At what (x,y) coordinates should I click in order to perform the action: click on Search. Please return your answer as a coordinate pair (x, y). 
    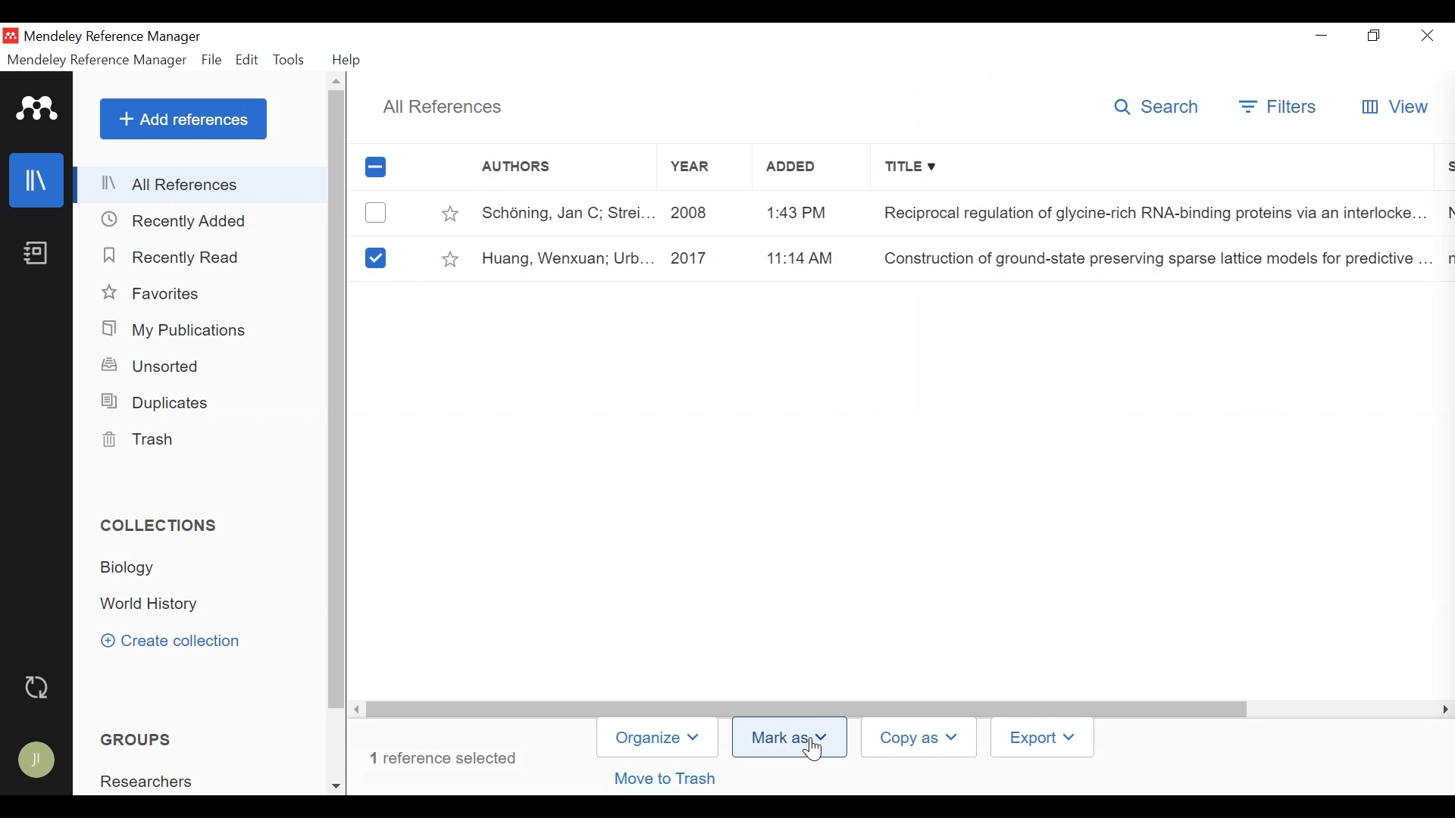
    Looking at the image, I should click on (1157, 108).